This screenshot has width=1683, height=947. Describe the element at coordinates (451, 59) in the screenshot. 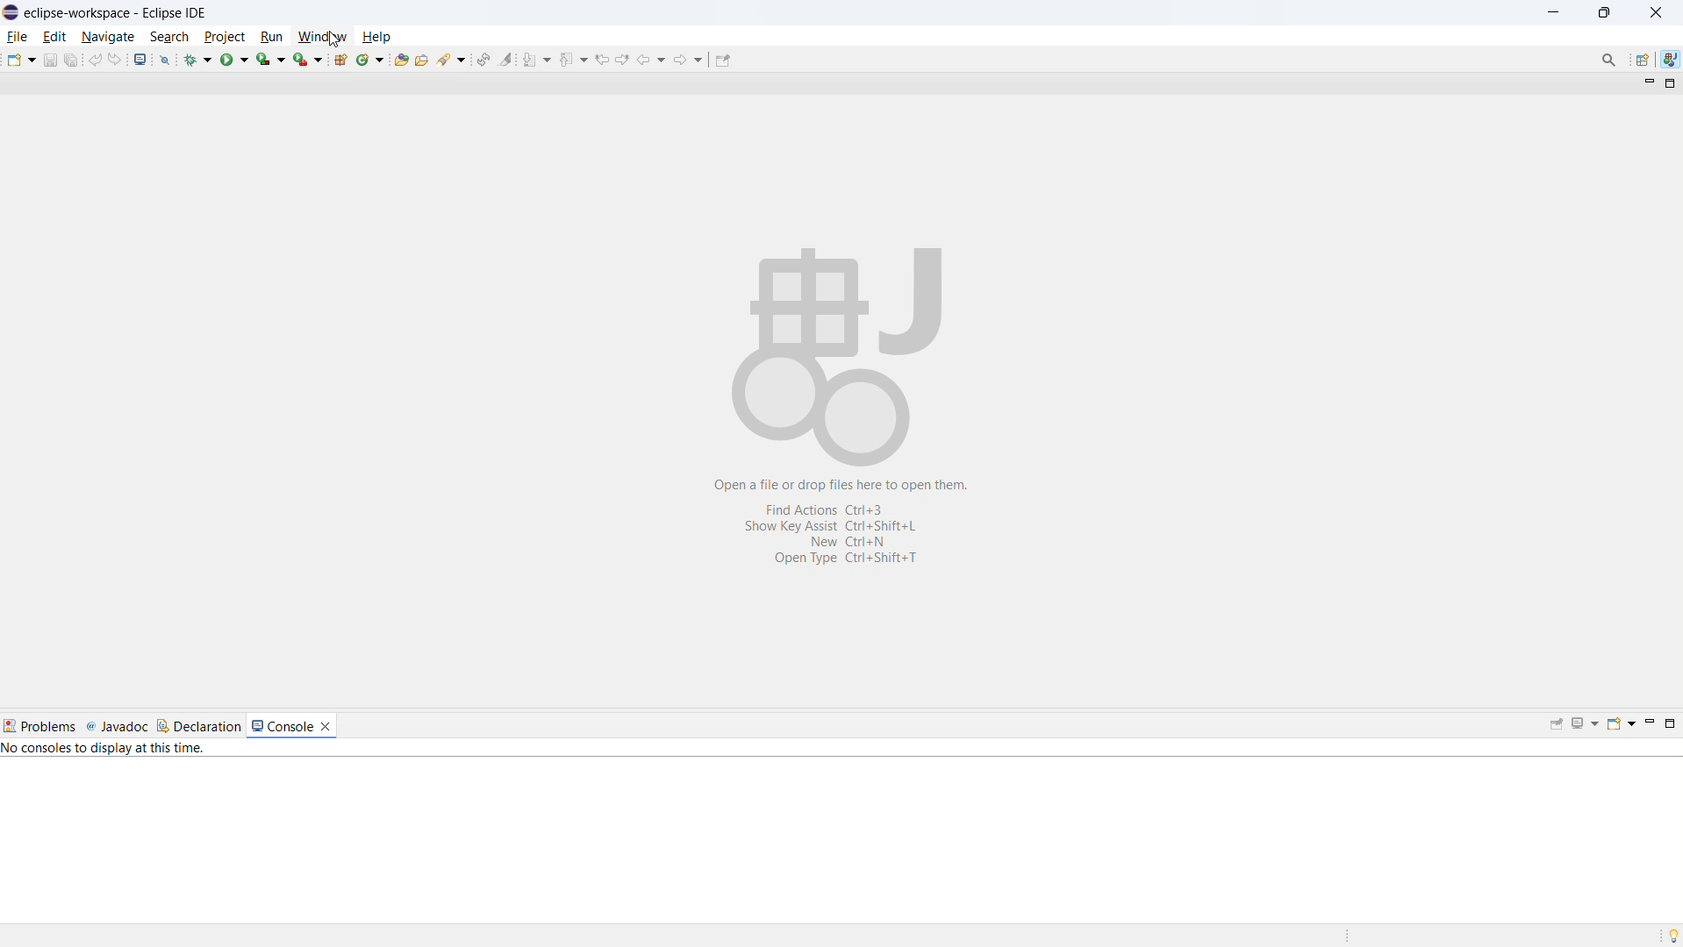

I see `search` at that location.